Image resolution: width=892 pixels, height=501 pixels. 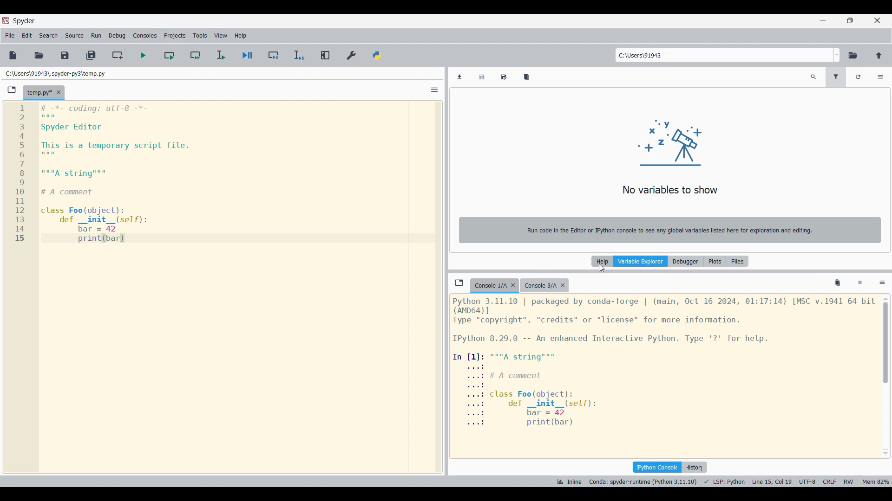 I want to click on Close interface, so click(x=878, y=20).